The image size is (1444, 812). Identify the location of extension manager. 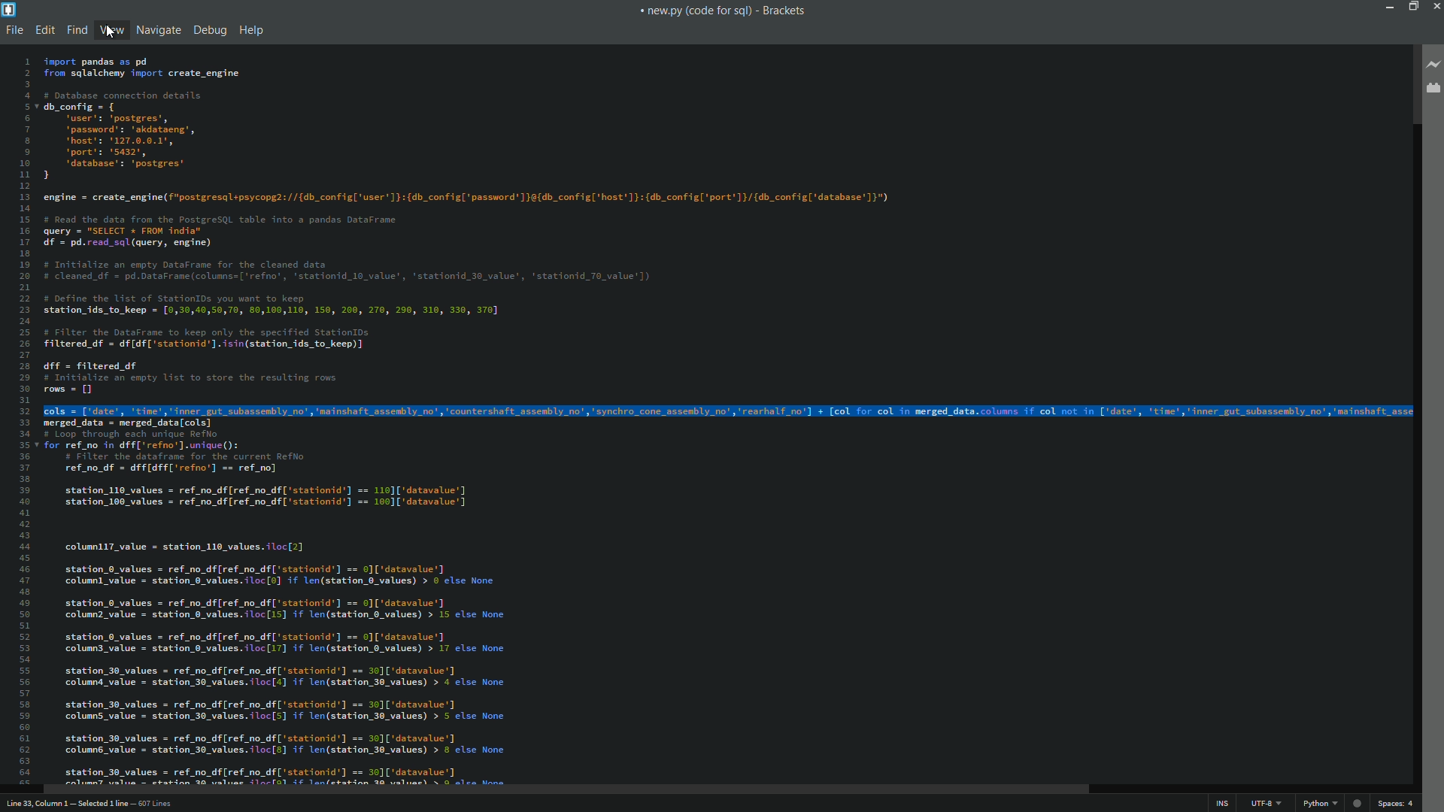
(1432, 89).